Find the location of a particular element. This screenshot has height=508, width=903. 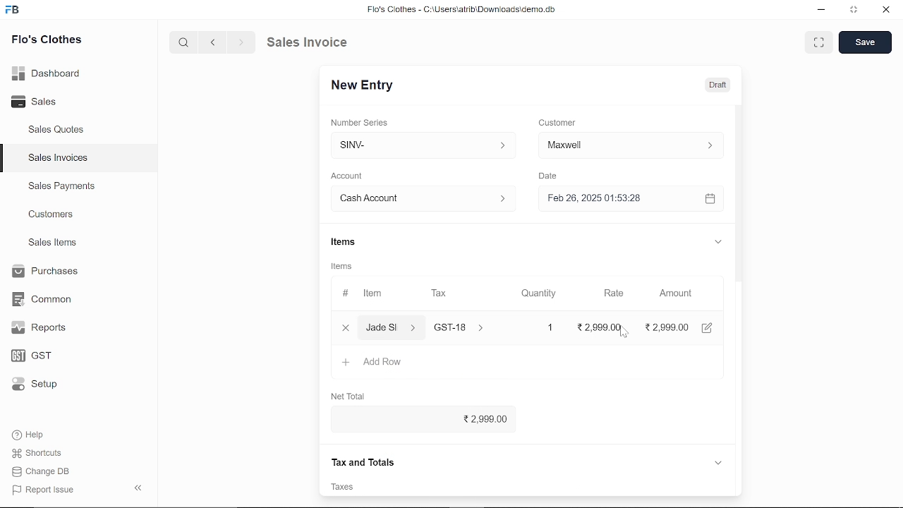

Account : is located at coordinates (422, 198).